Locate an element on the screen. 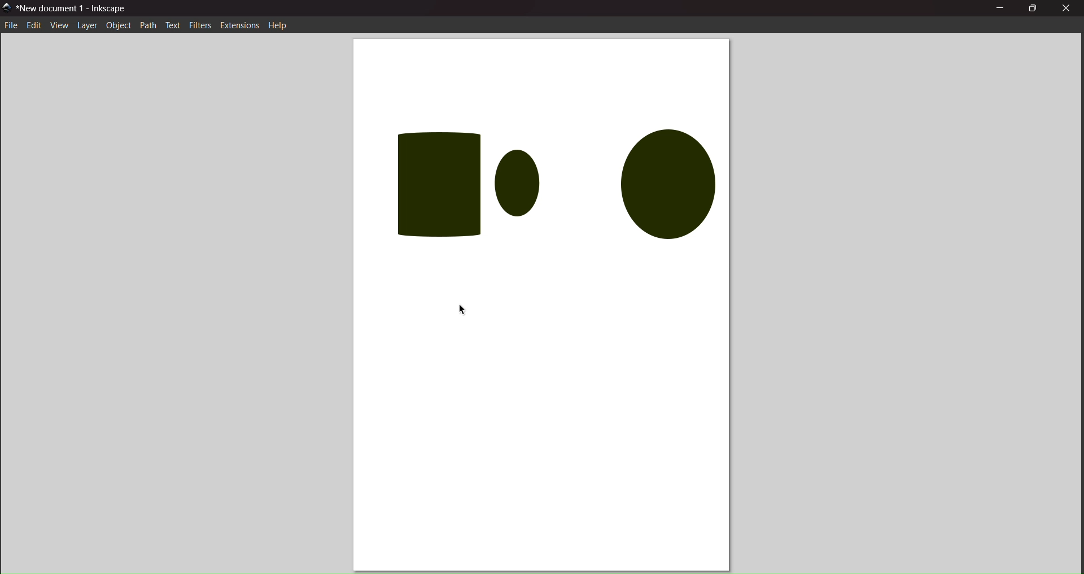 This screenshot has width=1084, height=574. cursor is located at coordinates (466, 307).